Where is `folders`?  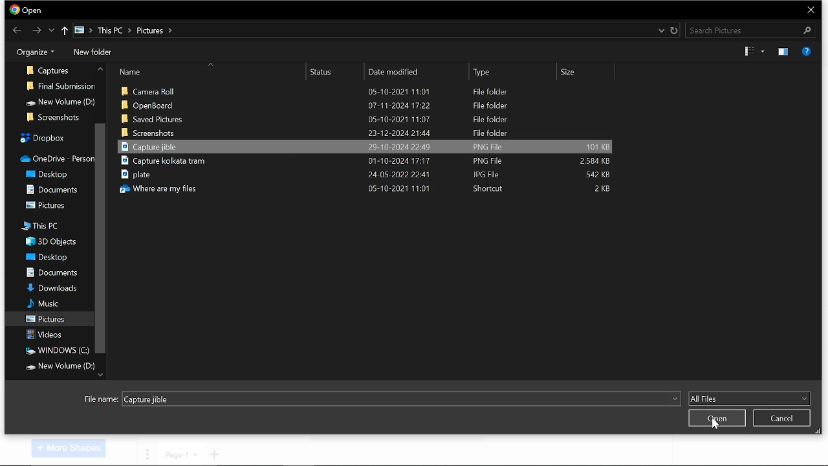
folders is located at coordinates (49, 335).